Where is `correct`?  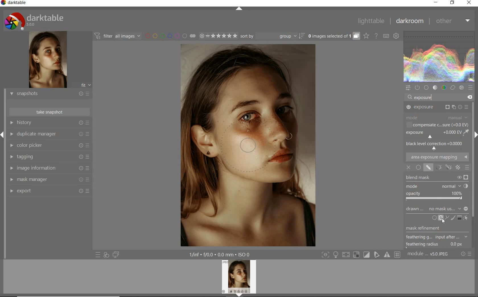
correct is located at coordinates (453, 87).